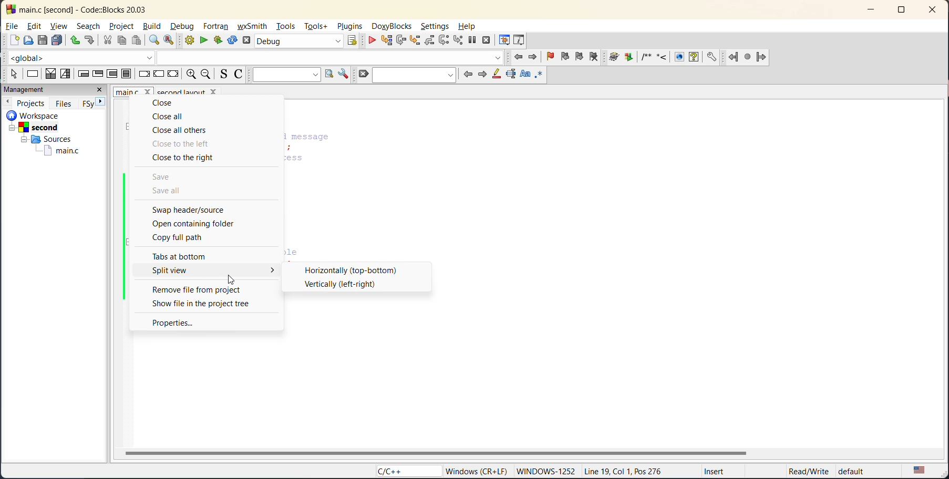 This screenshot has height=479, width=949. Describe the element at coordinates (31, 102) in the screenshot. I see `projects` at that location.